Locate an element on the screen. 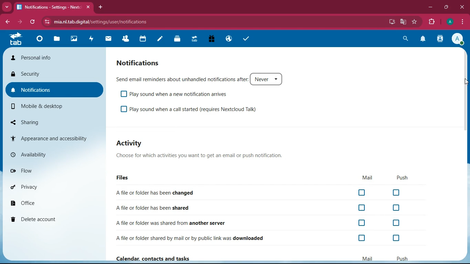 This screenshot has width=470, height=264. appearance and accessibility is located at coordinates (54, 139).